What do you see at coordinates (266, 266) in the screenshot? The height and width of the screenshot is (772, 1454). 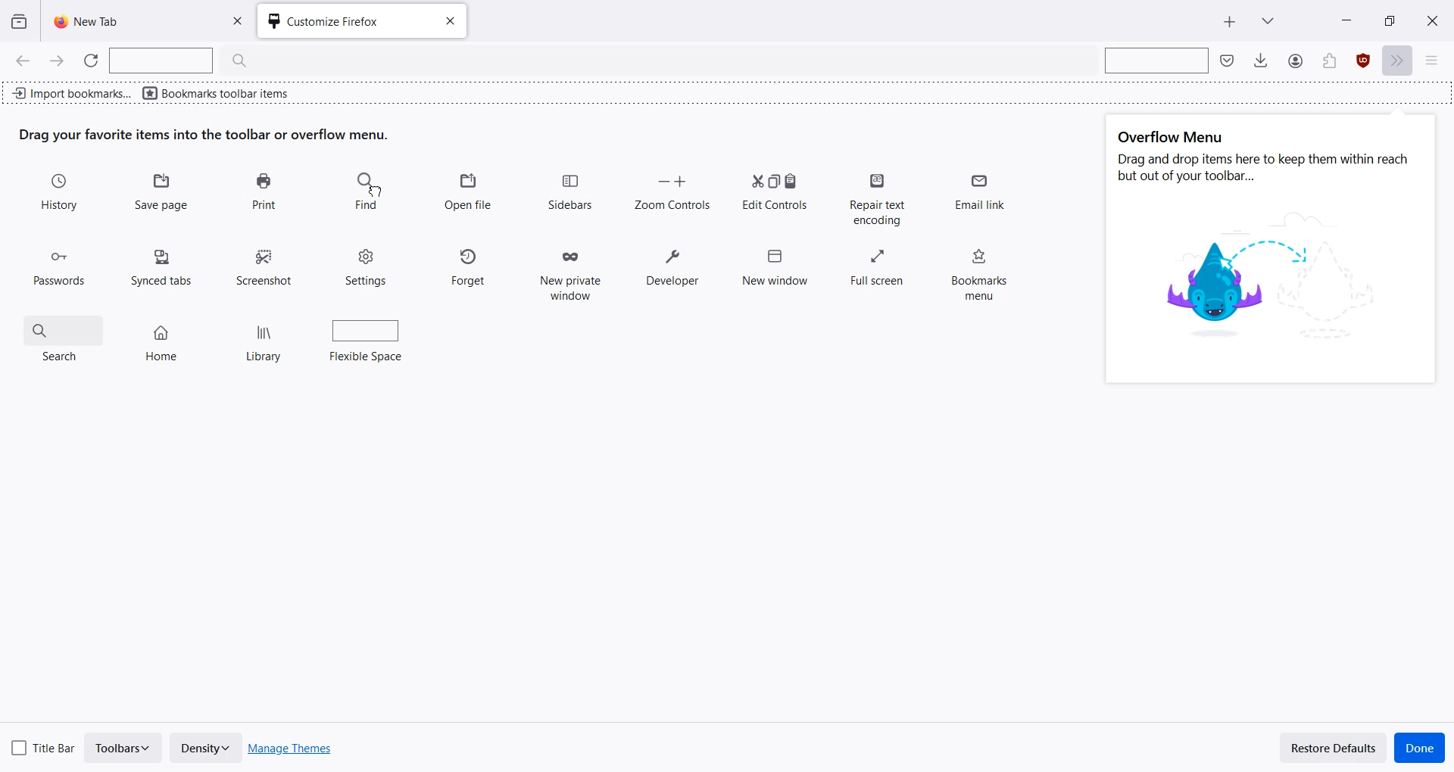 I see `Screenshot` at bounding box center [266, 266].